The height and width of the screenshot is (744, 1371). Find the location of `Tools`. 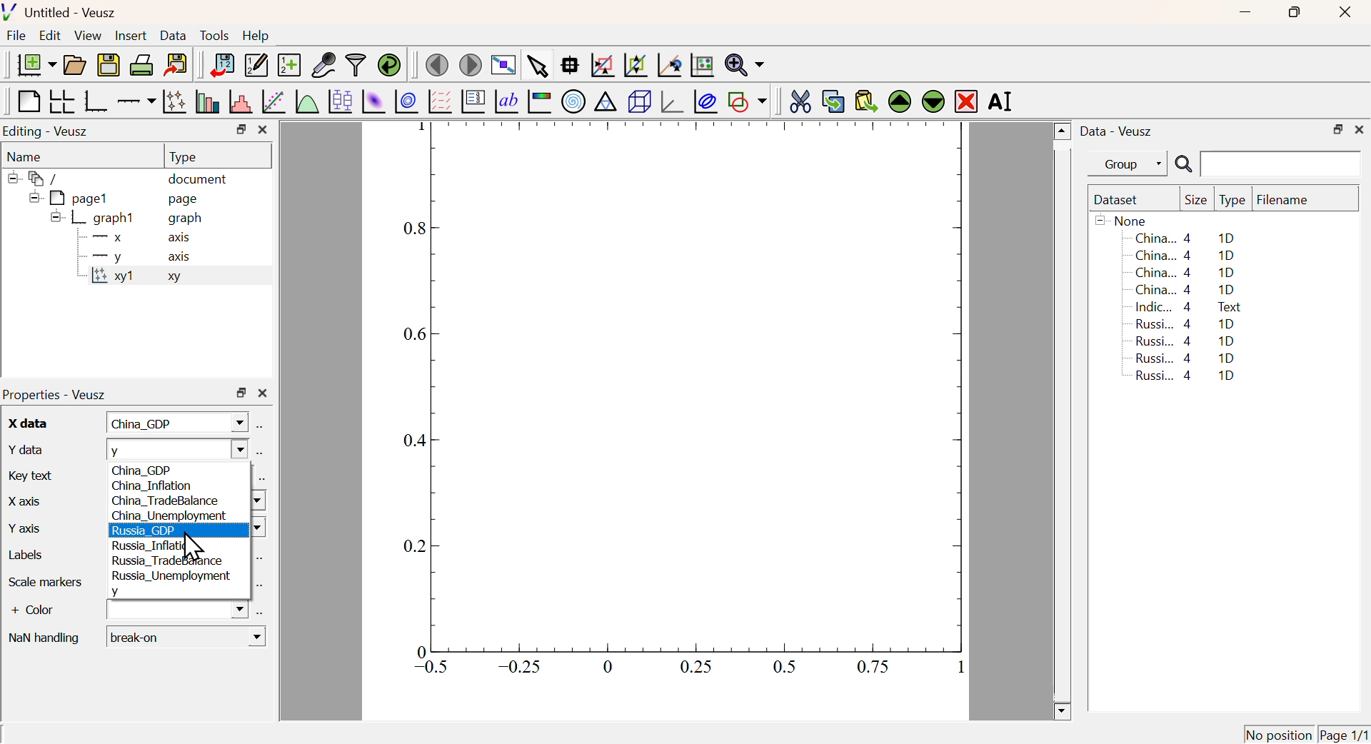

Tools is located at coordinates (214, 36).